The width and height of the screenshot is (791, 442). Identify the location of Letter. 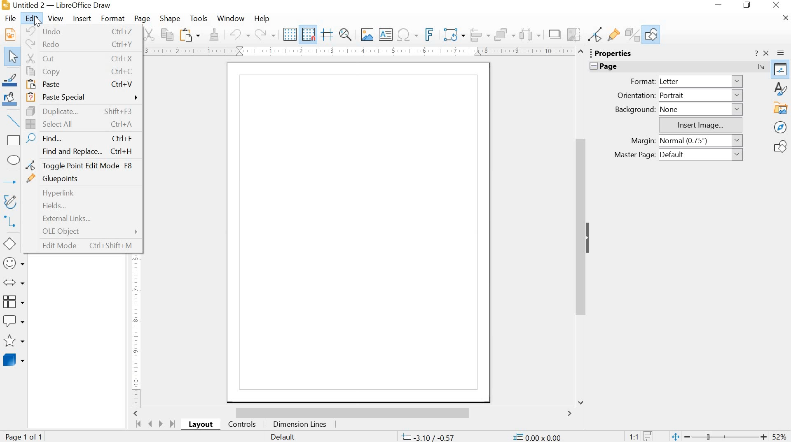
(701, 82).